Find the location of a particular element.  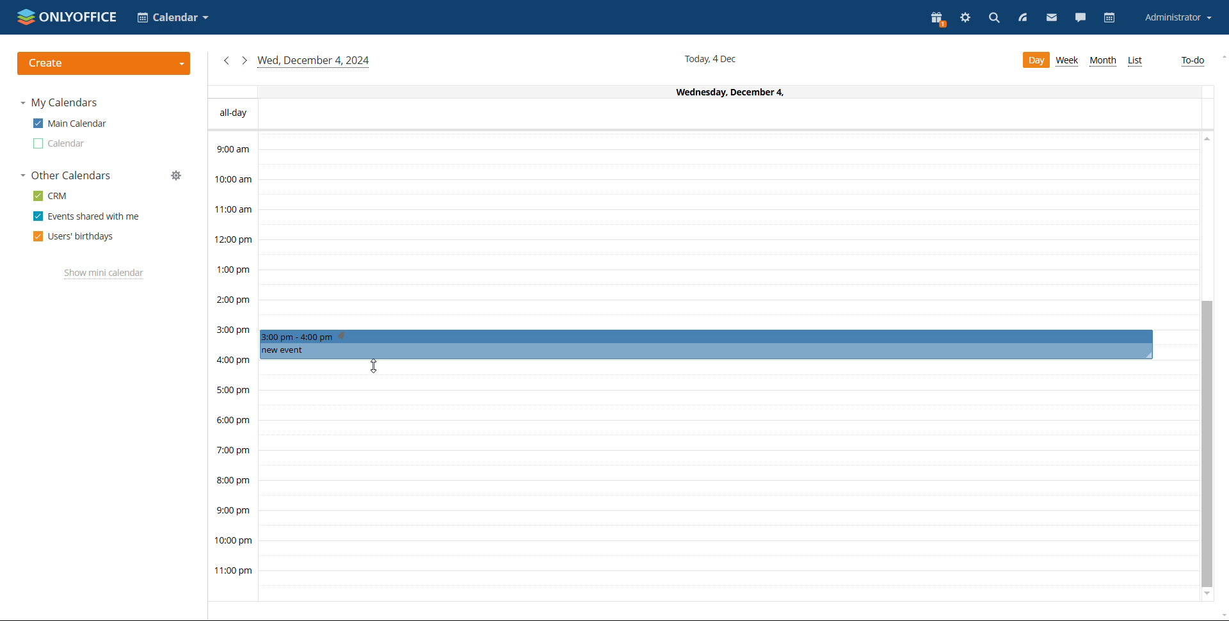

calendar is located at coordinates (60, 143).